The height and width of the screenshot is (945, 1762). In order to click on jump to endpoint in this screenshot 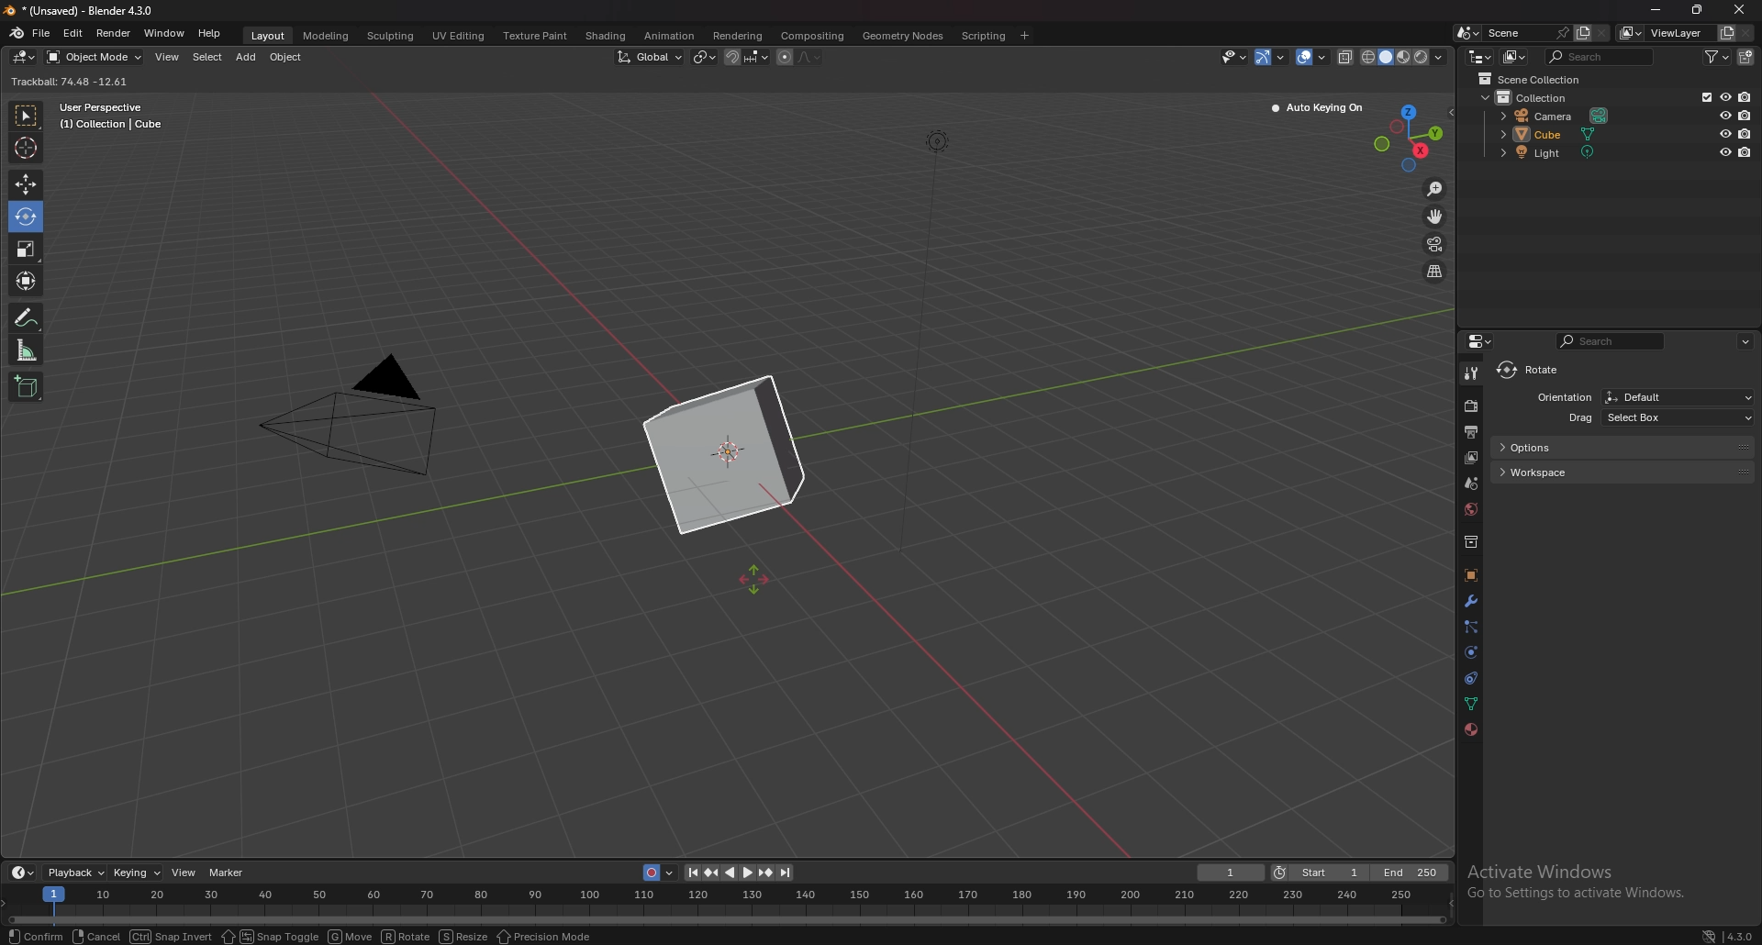, I will do `click(688, 872)`.